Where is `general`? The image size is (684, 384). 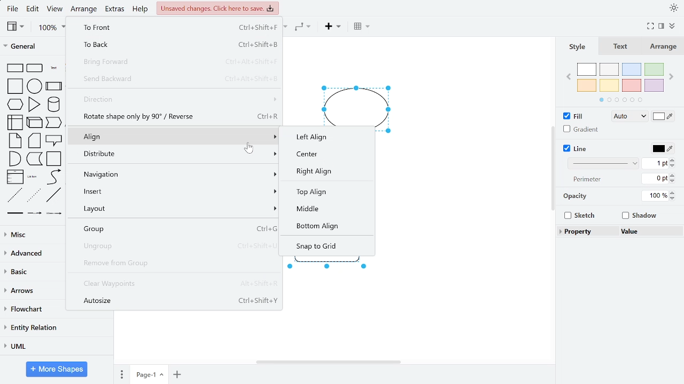
general is located at coordinates (33, 47).